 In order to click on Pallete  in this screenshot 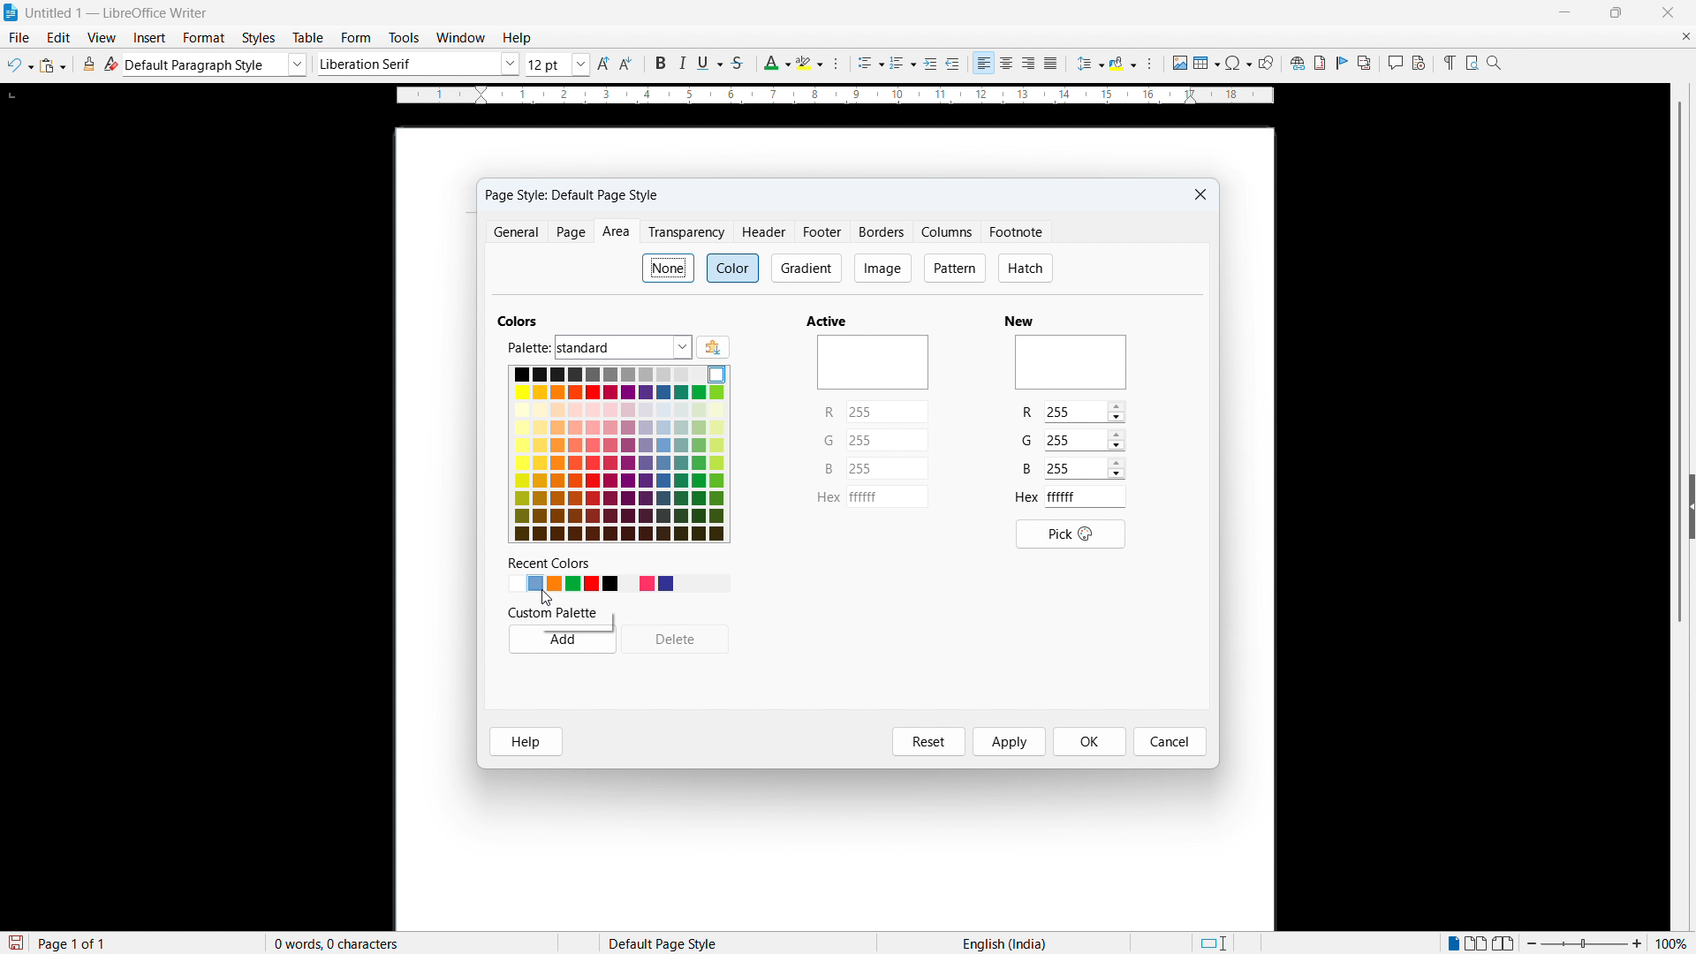, I will do `click(622, 347)`.